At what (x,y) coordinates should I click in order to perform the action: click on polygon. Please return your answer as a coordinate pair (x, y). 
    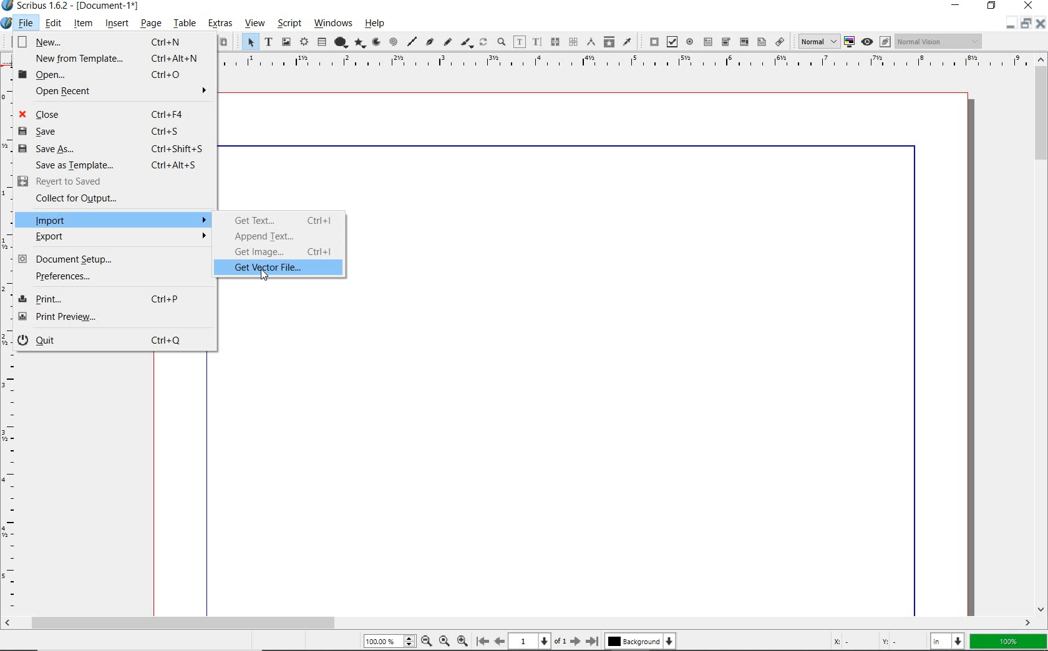
    Looking at the image, I should click on (361, 43).